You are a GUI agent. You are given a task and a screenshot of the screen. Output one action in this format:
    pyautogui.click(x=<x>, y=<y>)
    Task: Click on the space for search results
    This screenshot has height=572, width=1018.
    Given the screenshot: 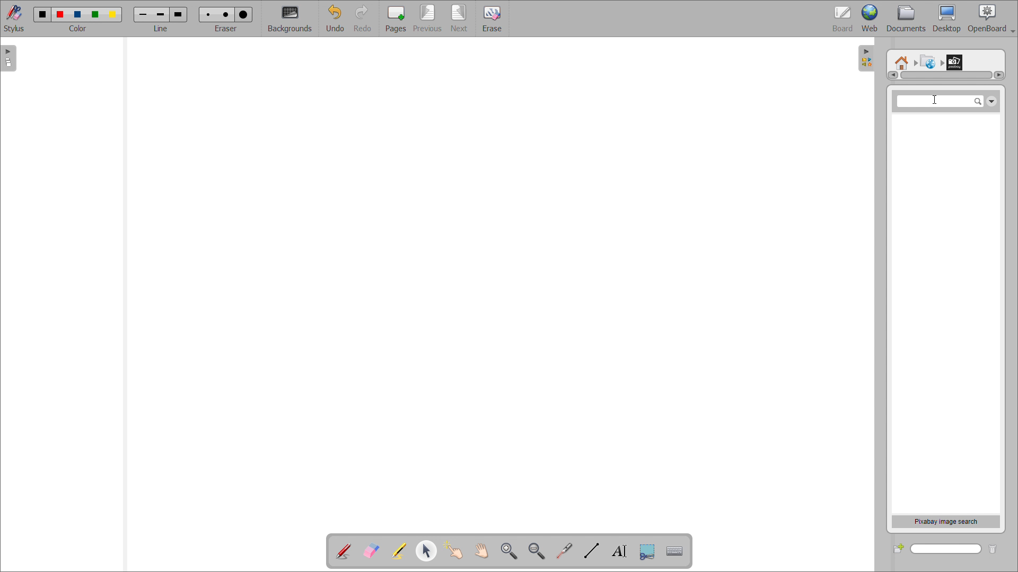 What is the action you would take?
    pyautogui.click(x=945, y=314)
    